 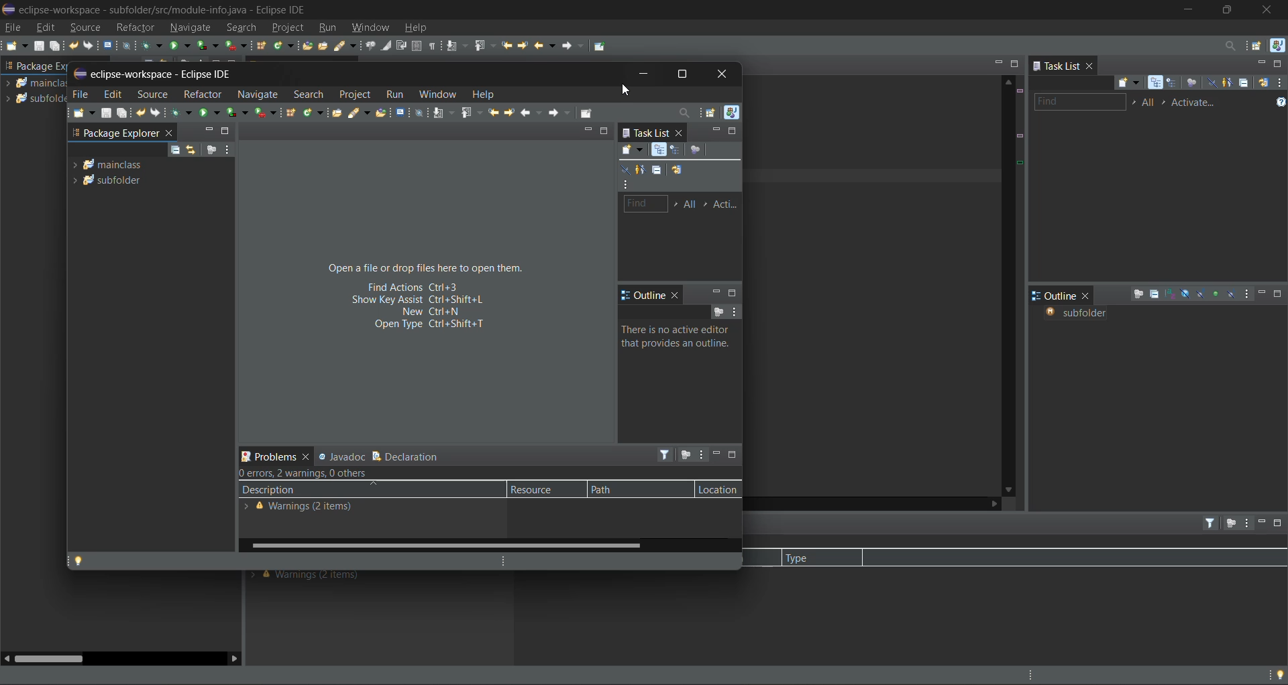 What do you see at coordinates (83, 92) in the screenshot?
I see `file` at bounding box center [83, 92].